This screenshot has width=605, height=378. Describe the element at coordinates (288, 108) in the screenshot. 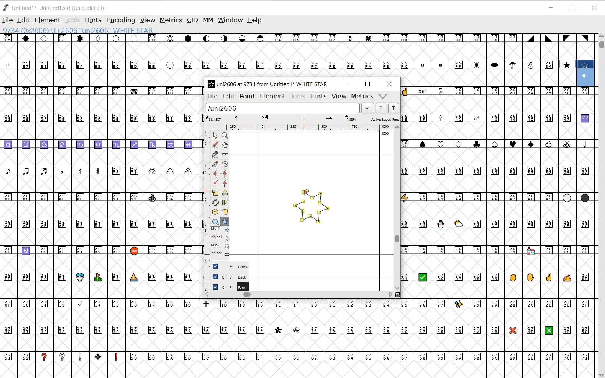

I see `load word list` at that location.